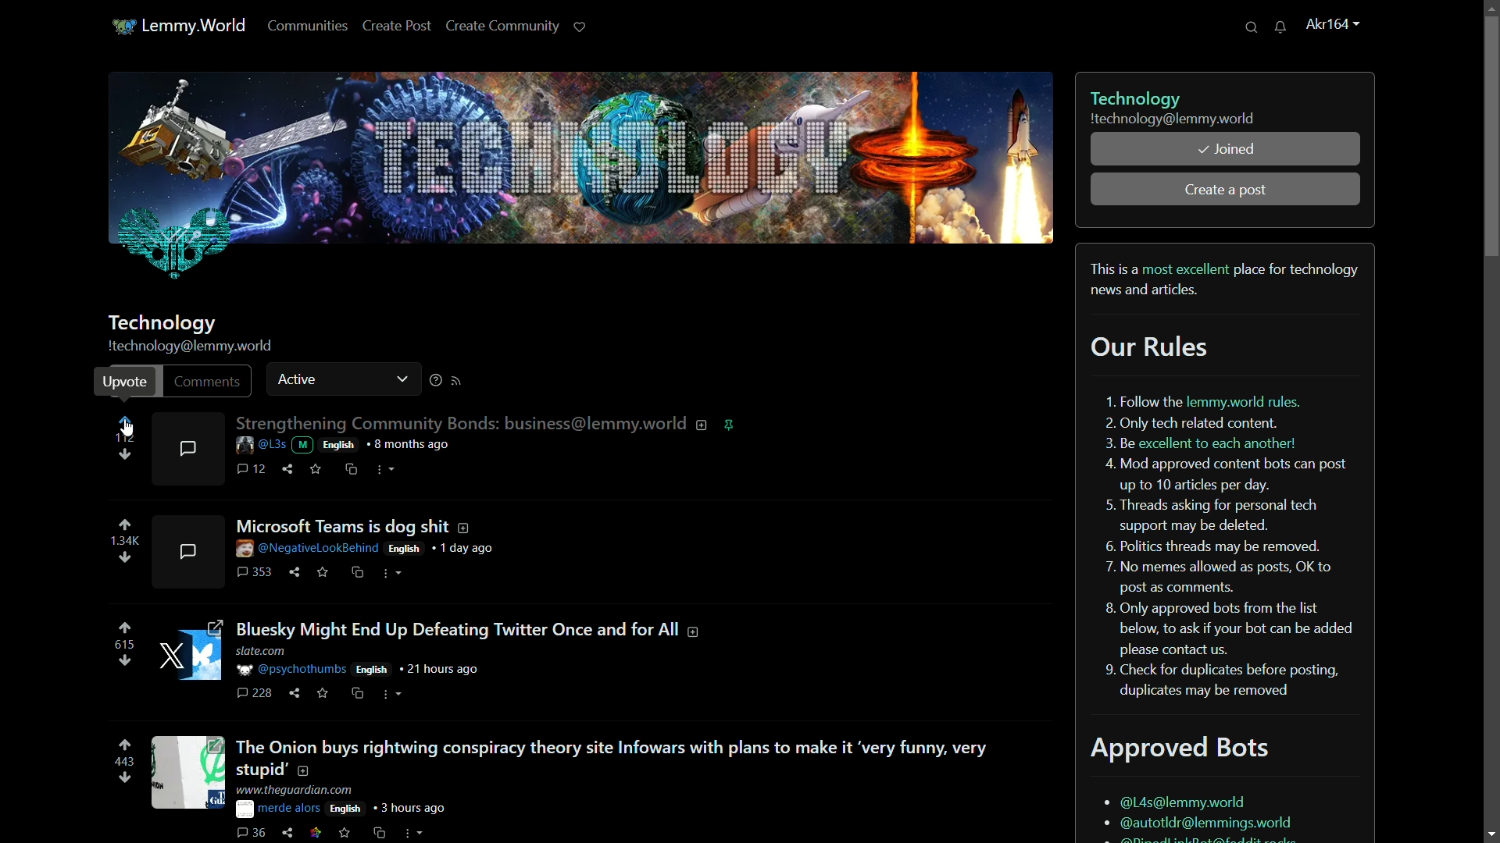  I want to click on share, so click(289, 468).